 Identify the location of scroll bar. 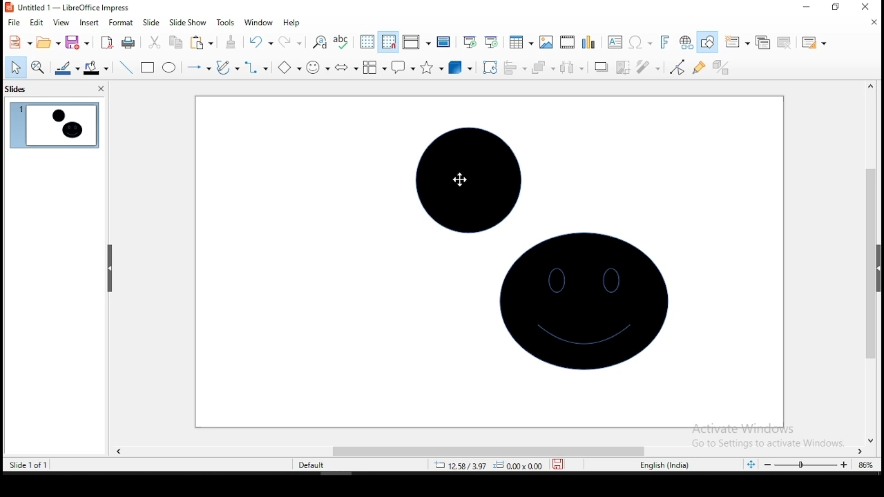
(875, 262).